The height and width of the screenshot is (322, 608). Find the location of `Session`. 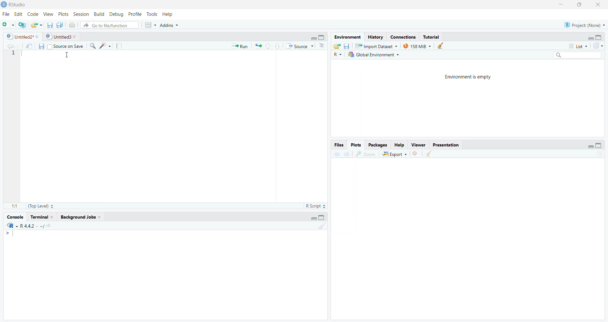

Session is located at coordinates (81, 13).